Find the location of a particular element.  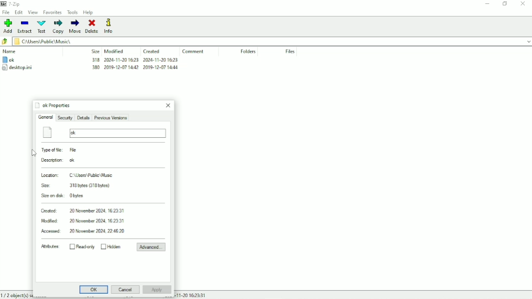

OK is located at coordinates (94, 289).